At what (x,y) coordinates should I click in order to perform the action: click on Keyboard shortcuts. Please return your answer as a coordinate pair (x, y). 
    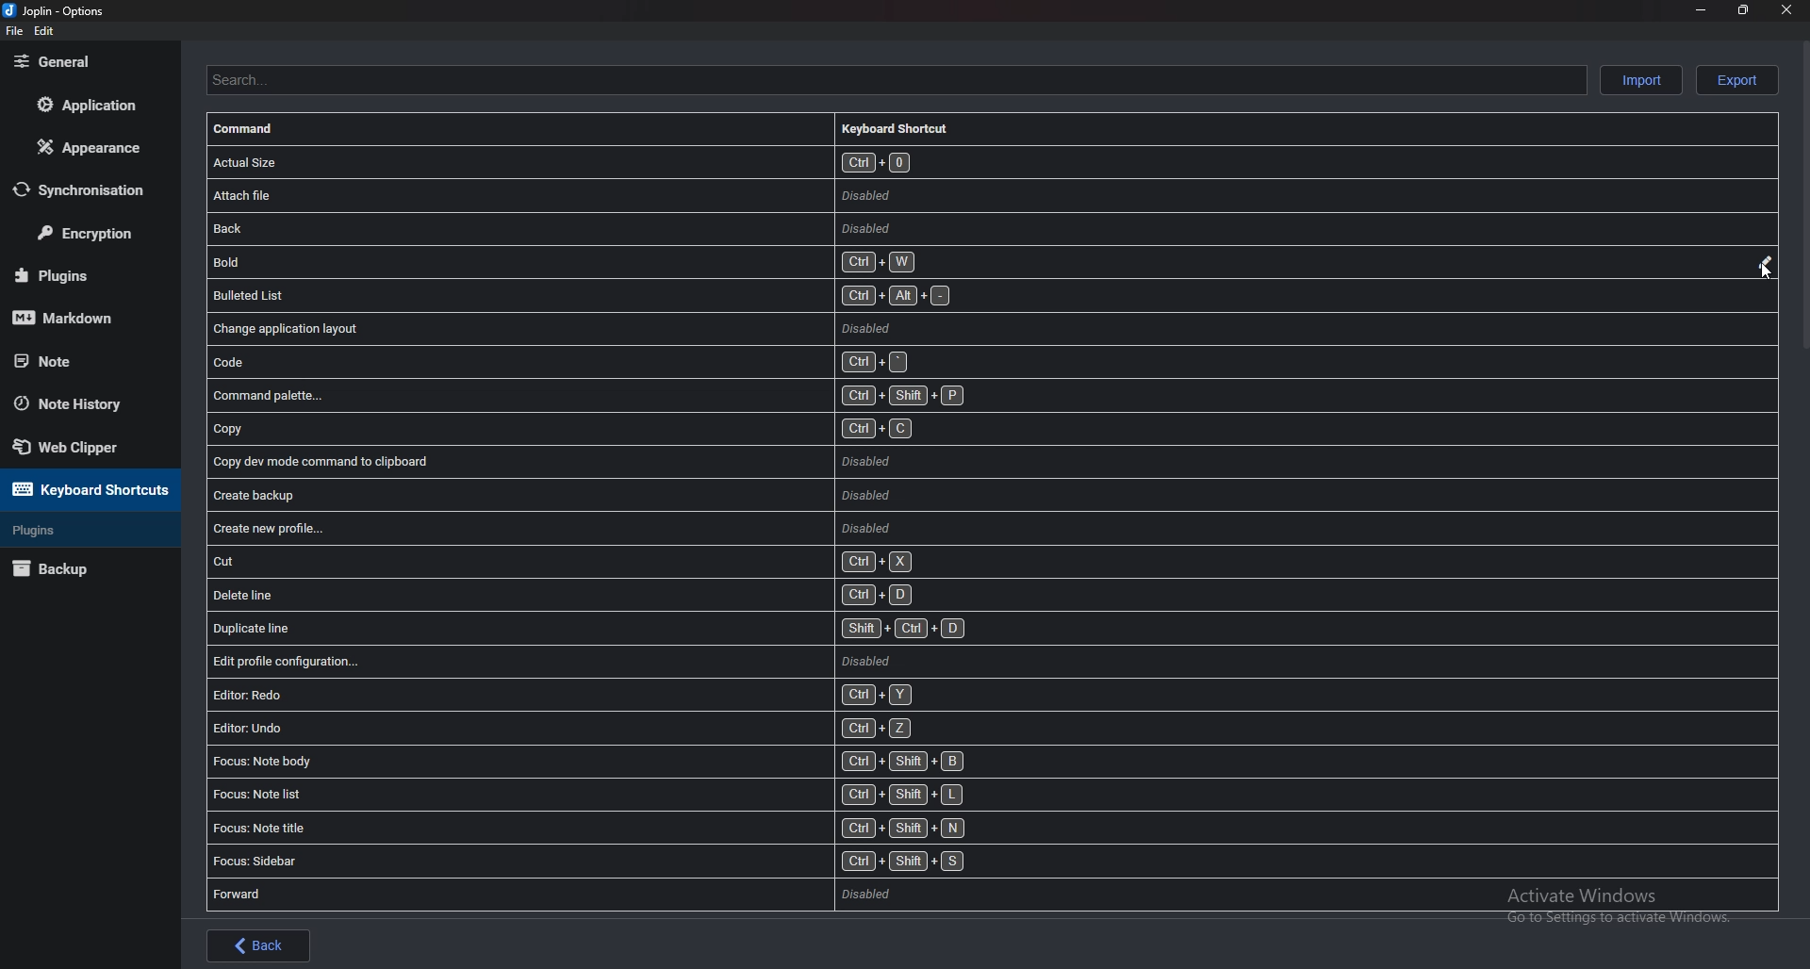
    Looking at the image, I should click on (87, 489).